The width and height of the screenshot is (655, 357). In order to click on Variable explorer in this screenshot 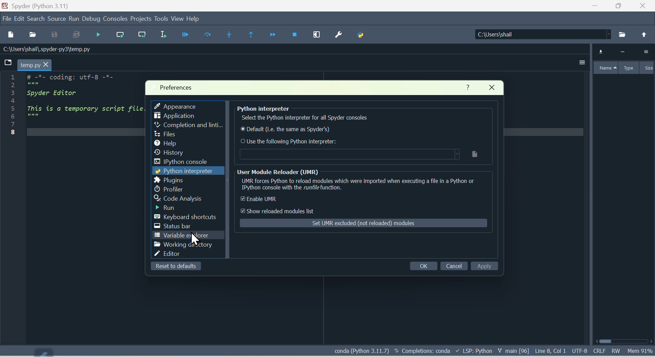, I will do `click(622, 60)`.